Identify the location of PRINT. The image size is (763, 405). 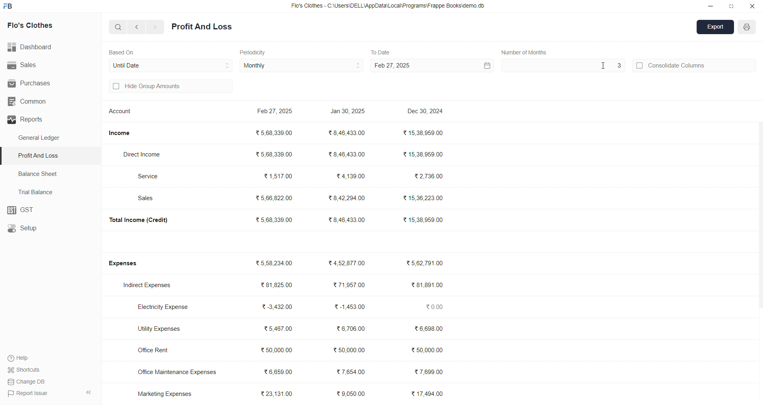
(747, 28).